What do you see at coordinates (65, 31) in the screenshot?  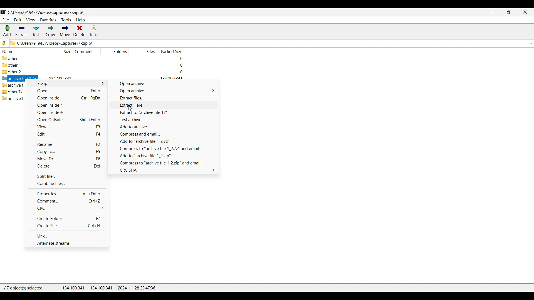 I see `Move` at bounding box center [65, 31].